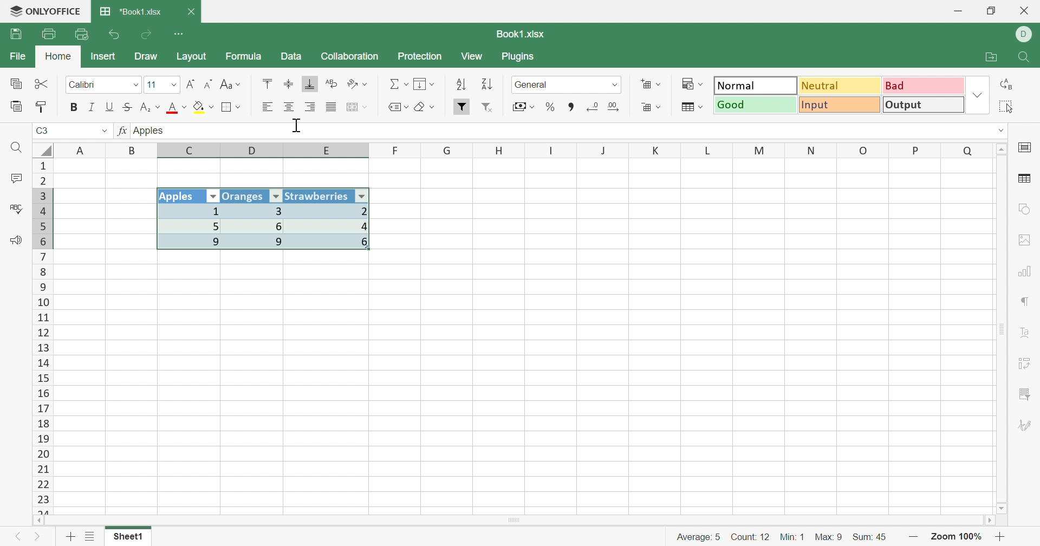 The height and width of the screenshot is (546, 1040). I want to click on Open file location, so click(994, 57).